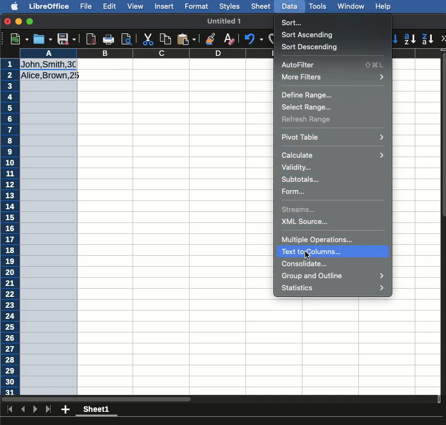 This screenshot has width=446, height=425. I want to click on Print, so click(108, 38).